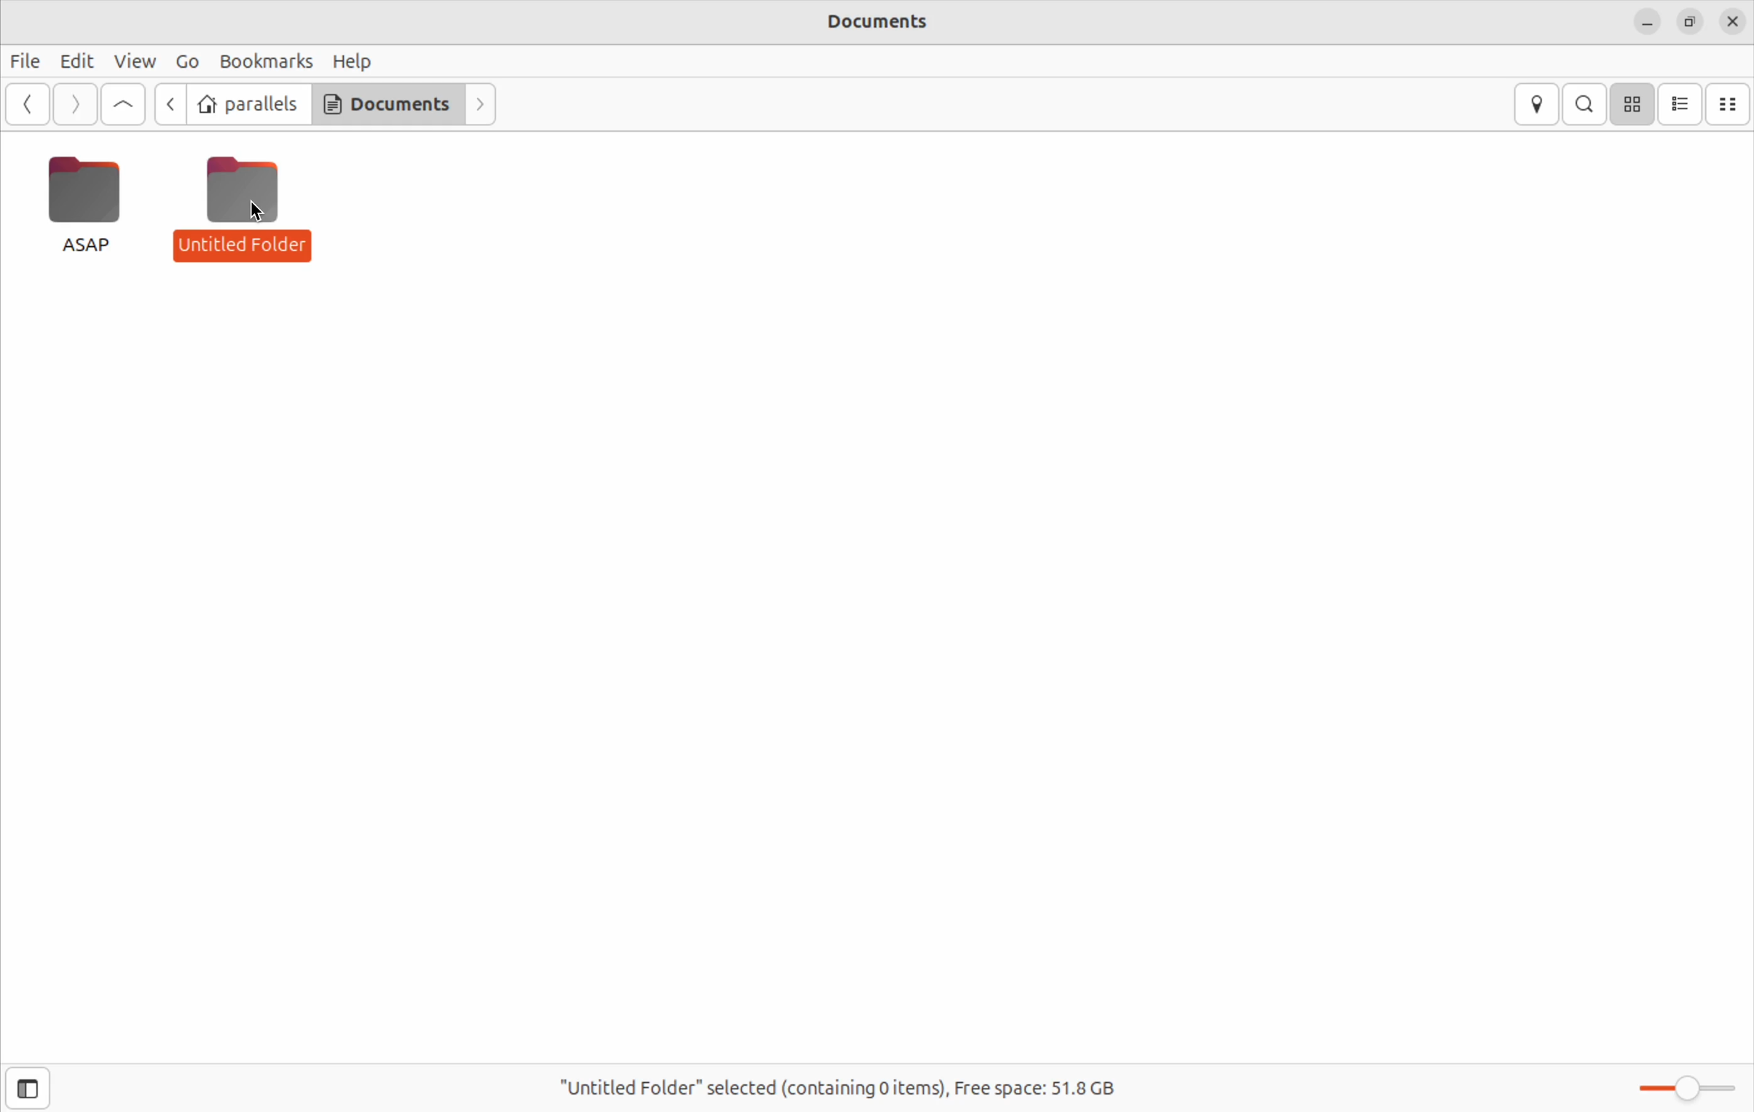  I want to click on close, so click(1732, 19).